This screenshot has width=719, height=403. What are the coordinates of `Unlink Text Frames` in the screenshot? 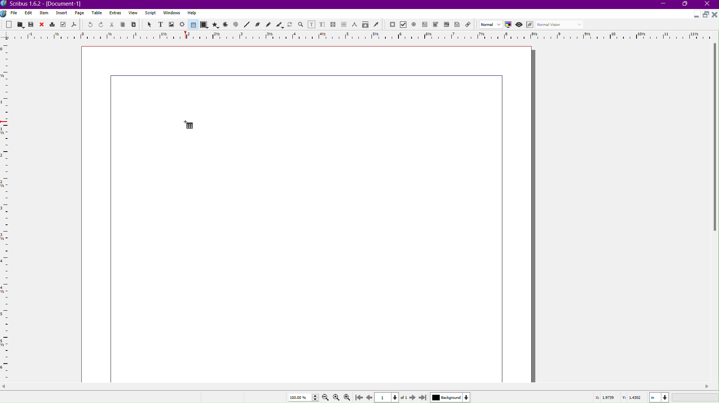 It's located at (344, 24).